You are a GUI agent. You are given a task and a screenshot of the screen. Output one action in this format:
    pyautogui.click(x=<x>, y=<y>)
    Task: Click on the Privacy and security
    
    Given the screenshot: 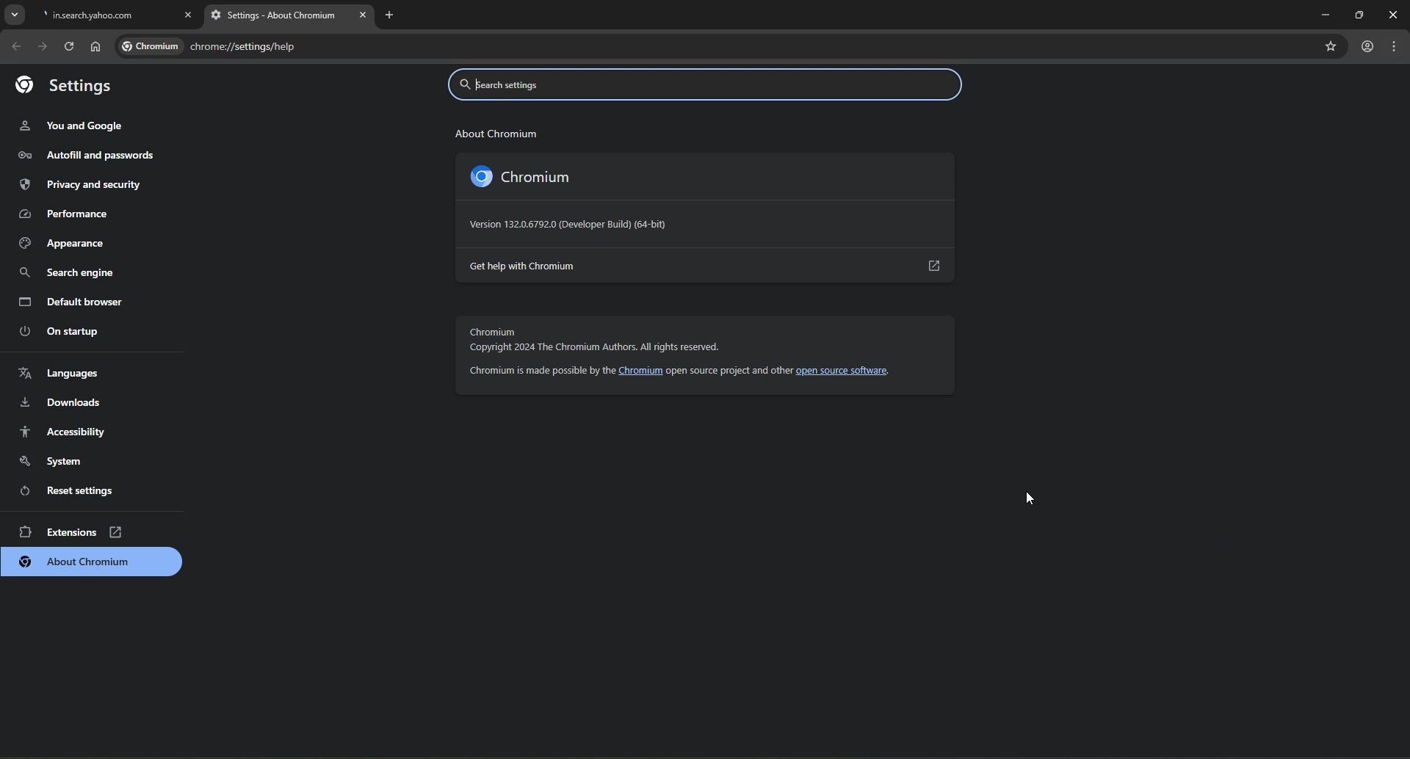 What is the action you would take?
    pyautogui.click(x=86, y=184)
    